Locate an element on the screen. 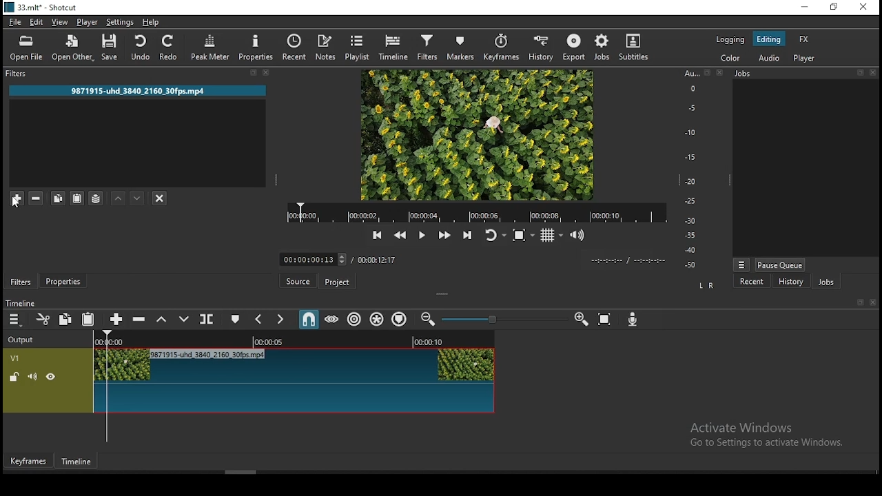  open other is located at coordinates (71, 50).